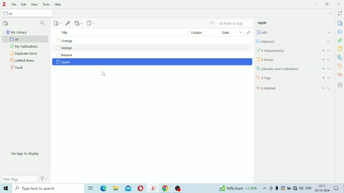  I want to click on Filter connections, so click(43, 23).